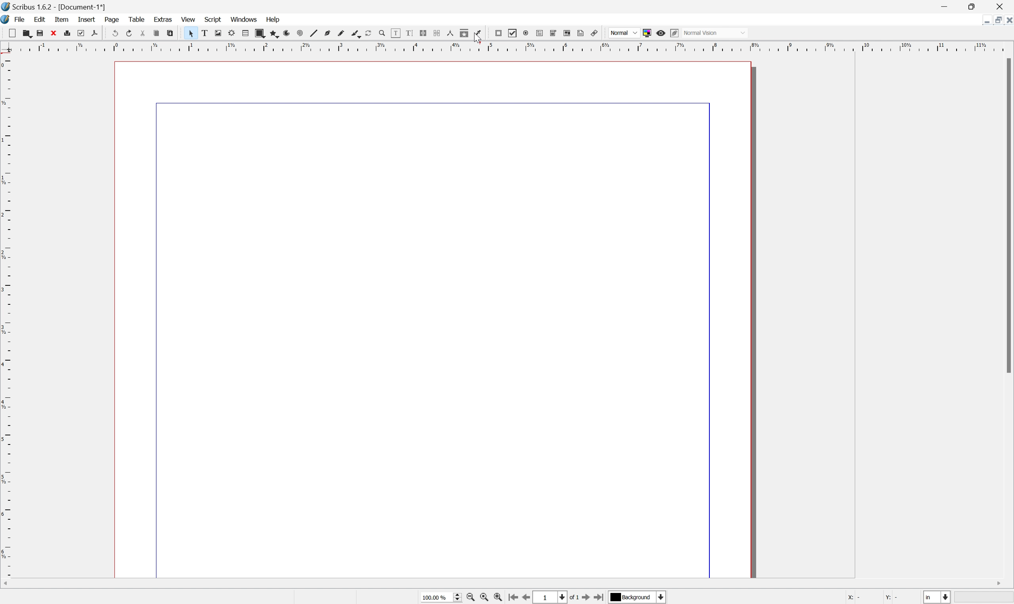 This screenshot has height=604, width=1014. Describe the element at coordinates (9, 31) in the screenshot. I see `cut` at that location.